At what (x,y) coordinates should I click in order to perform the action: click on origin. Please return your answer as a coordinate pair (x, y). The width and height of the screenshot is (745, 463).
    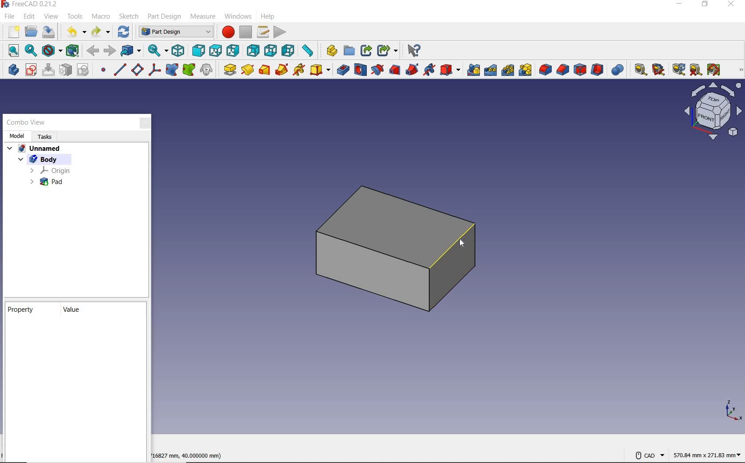
    Looking at the image, I should click on (51, 170).